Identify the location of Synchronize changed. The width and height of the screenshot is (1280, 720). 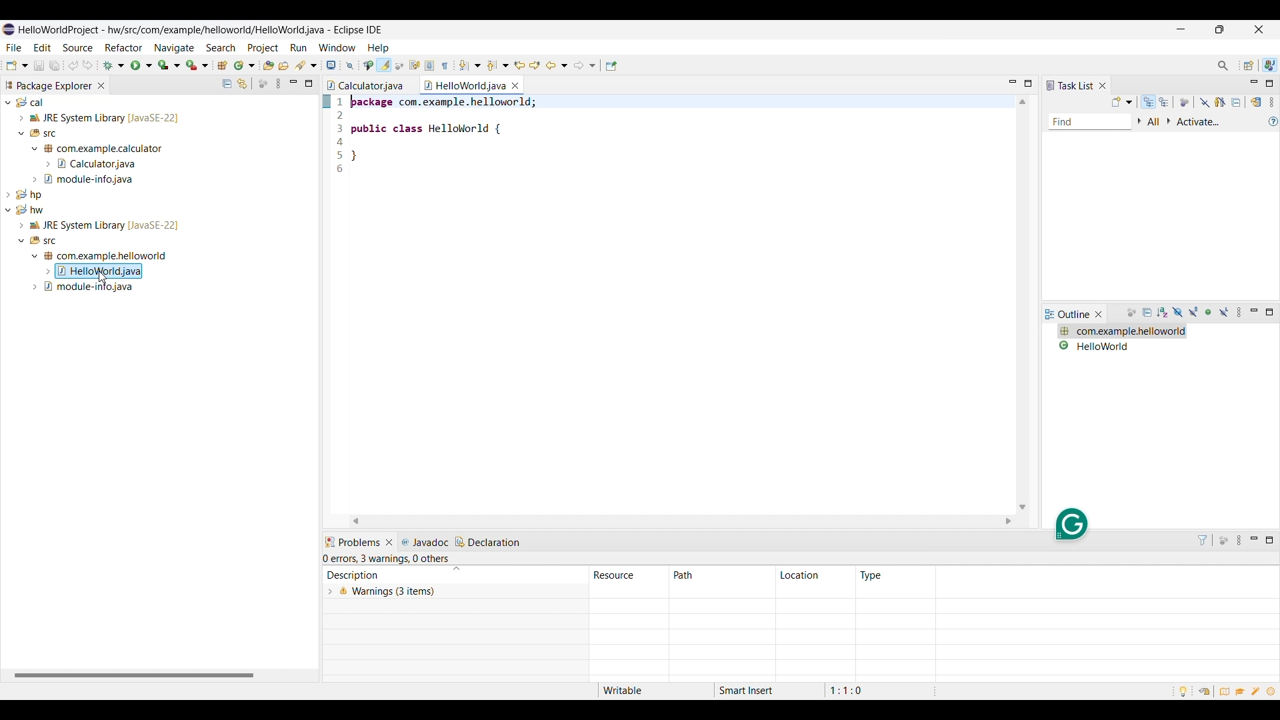
(1257, 102).